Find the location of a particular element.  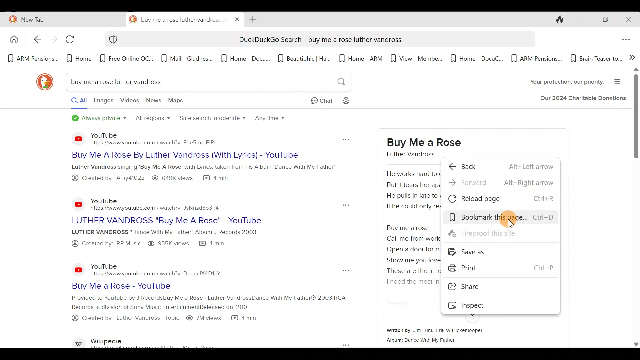

Your protection, our charity is located at coordinates (561, 83).